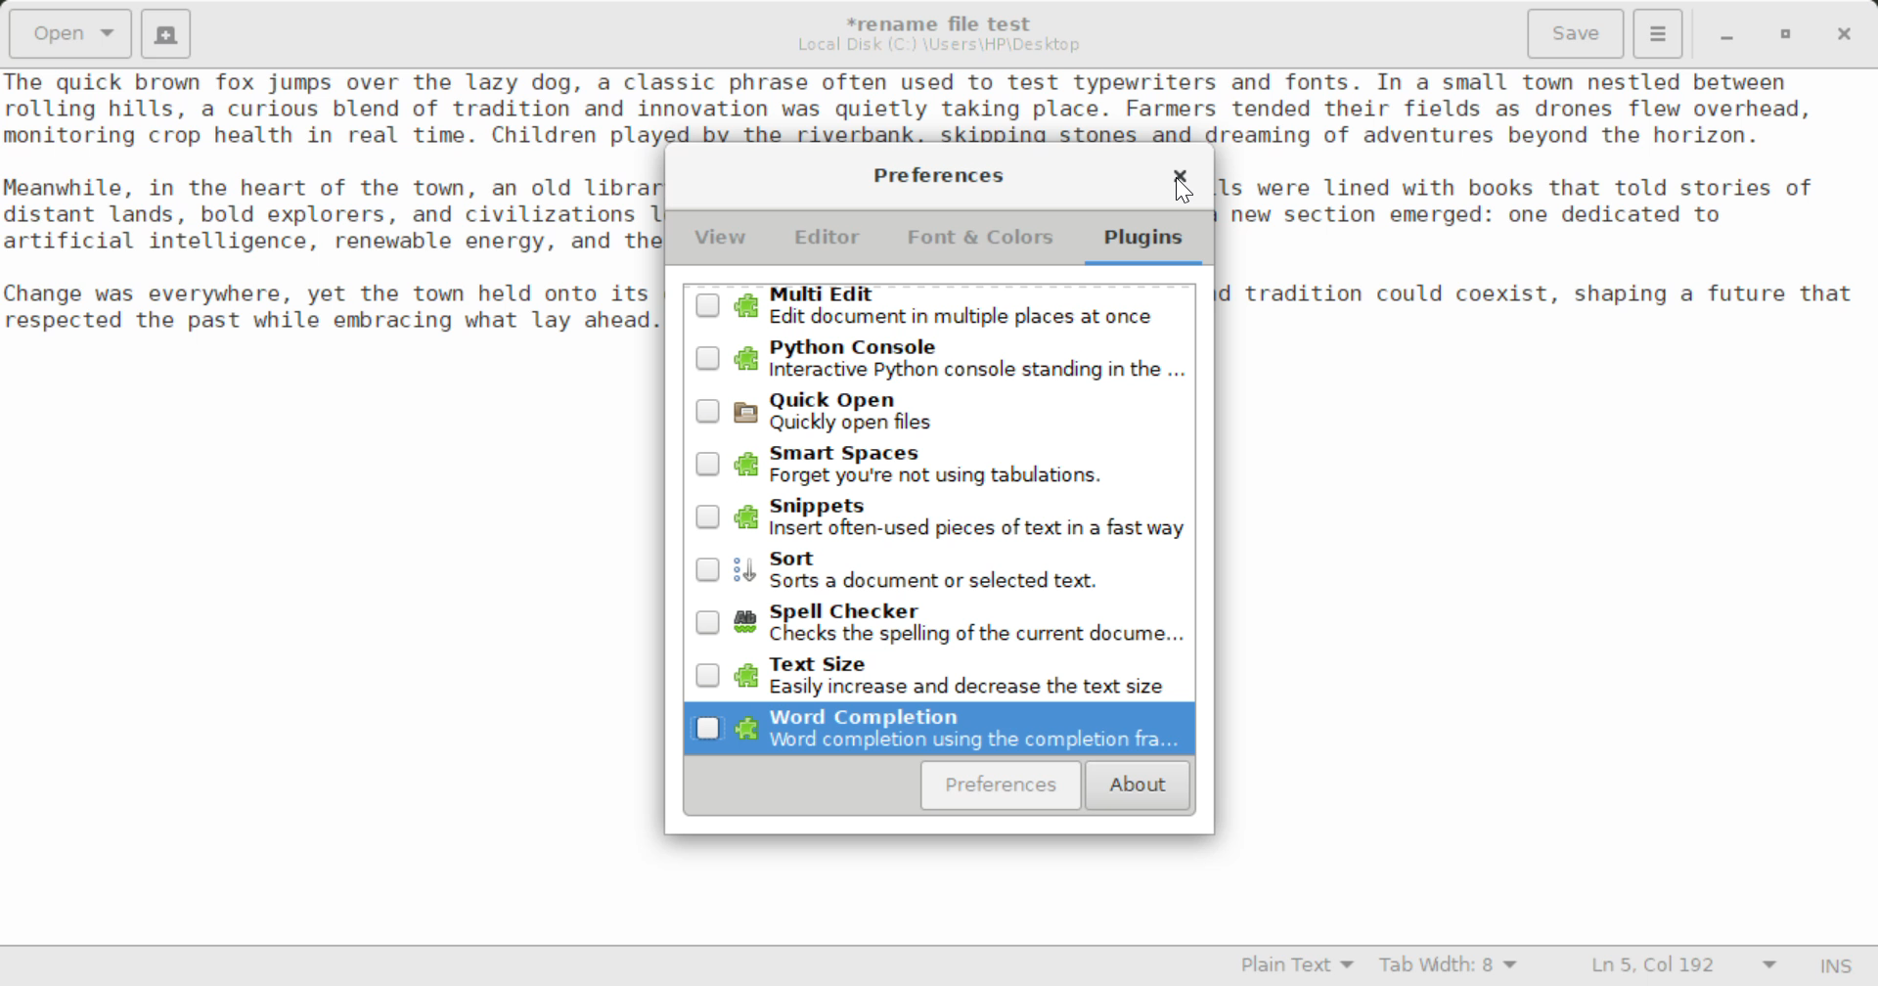 This screenshot has width=1878, height=986. What do you see at coordinates (939, 675) in the screenshot?
I see `Down Arrow to Text Size Plugin Button Unselected` at bounding box center [939, 675].